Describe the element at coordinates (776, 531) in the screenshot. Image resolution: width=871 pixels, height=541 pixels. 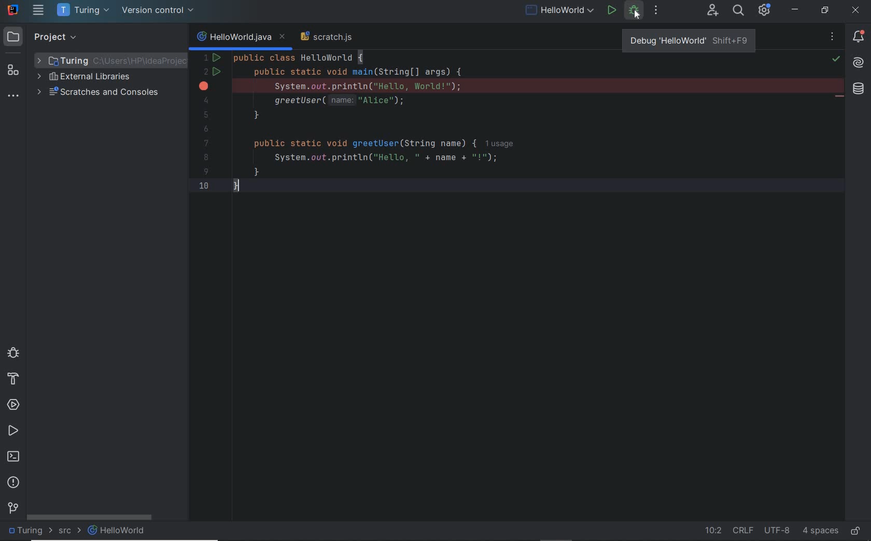
I see `file encoding` at that location.